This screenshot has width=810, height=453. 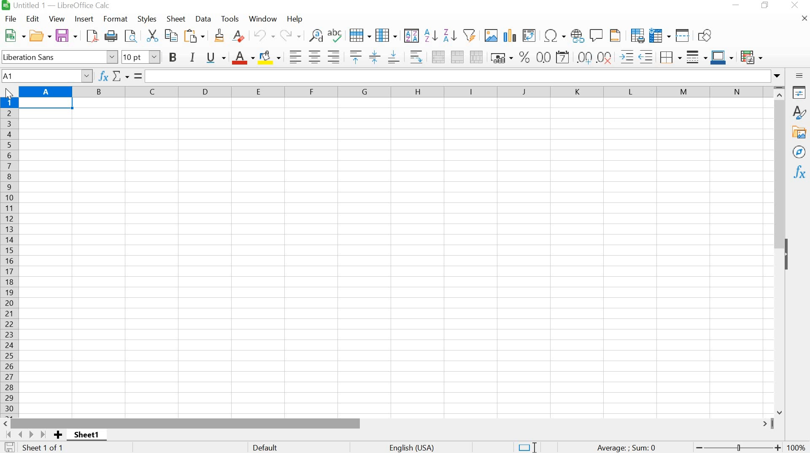 I want to click on Format as Percent, so click(x=524, y=57).